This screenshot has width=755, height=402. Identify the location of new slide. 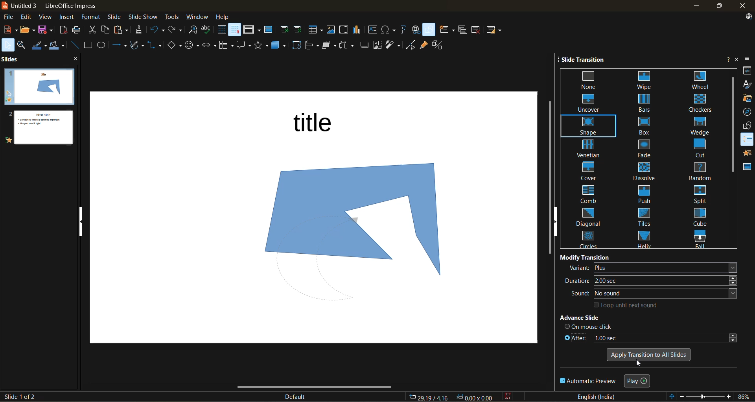
(448, 30).